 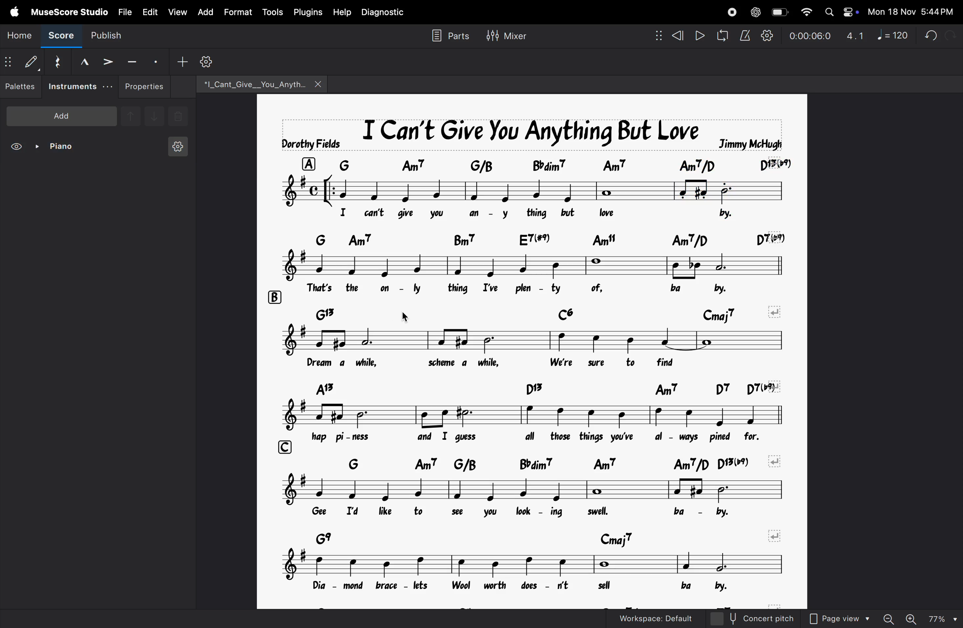 What do you see at coordinates (778, 12) in the screenshot?
I see `battery` at bounding box center [778, 12].